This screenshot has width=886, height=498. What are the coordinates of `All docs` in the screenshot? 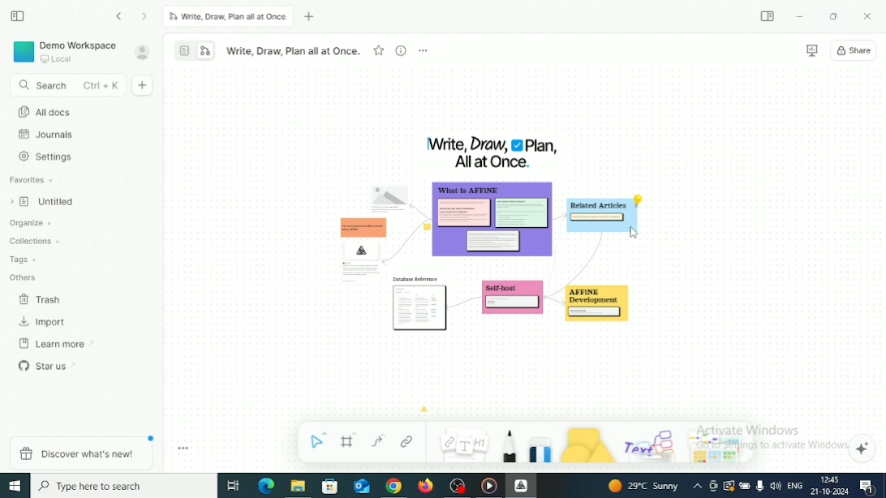 It's located at (45, 112).